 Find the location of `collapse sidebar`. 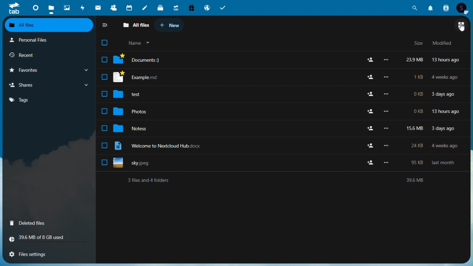

collapse sidebar is located at coordinates (106, 25).